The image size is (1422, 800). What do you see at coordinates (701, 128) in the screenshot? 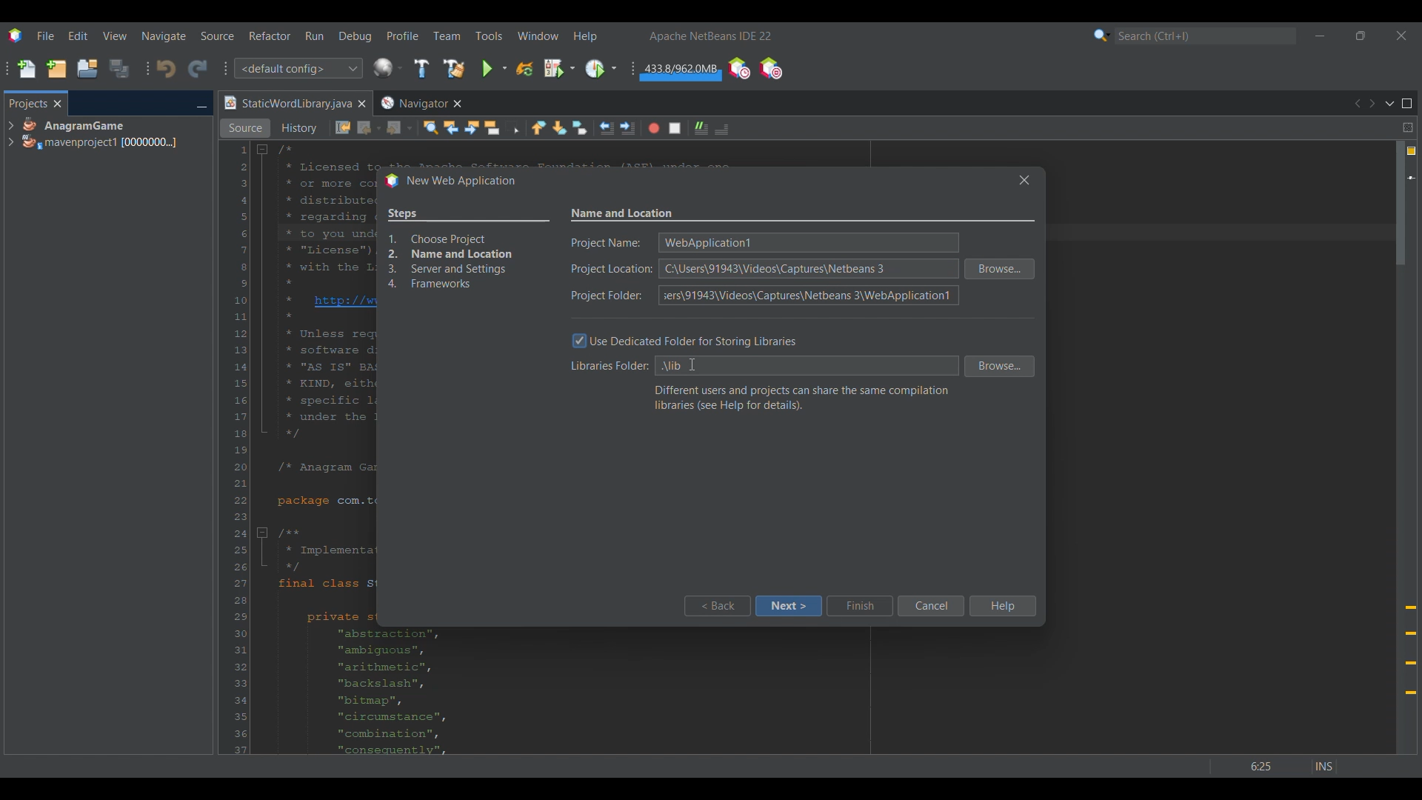
I see `Uncomment` at bounding box center [701, 128].